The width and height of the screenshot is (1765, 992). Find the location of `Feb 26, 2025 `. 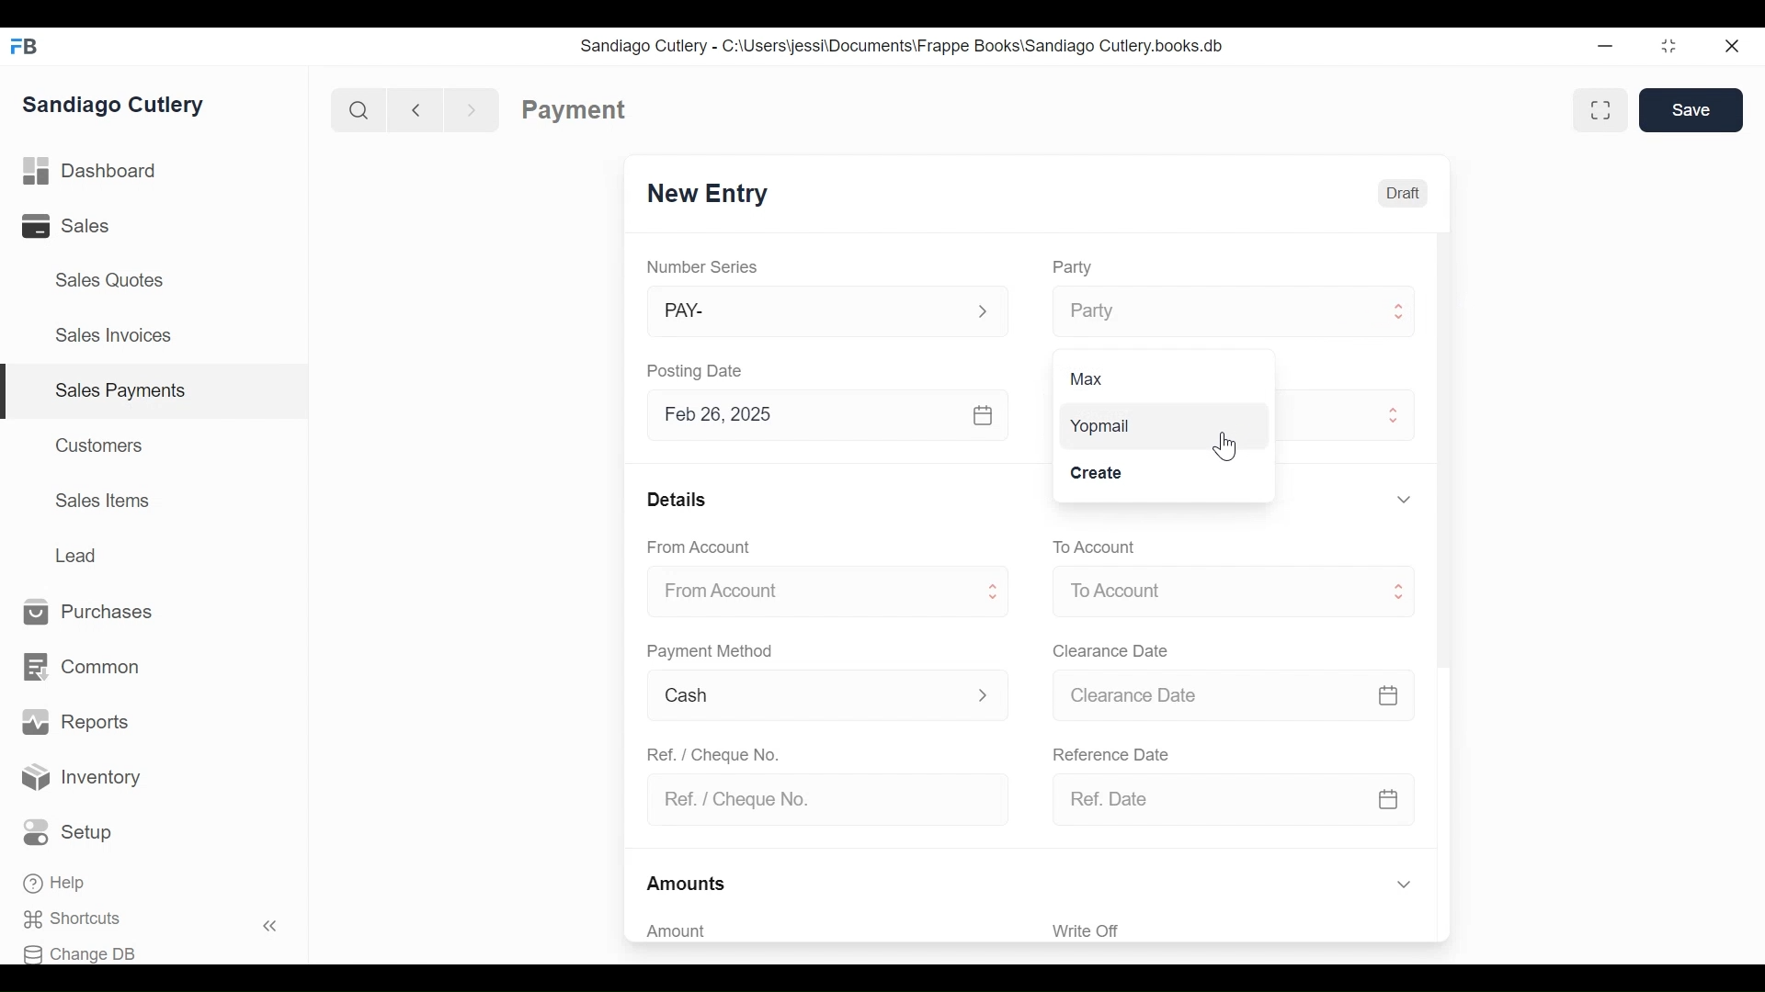

Feb 26, 2025  is located at coordinates (803, 415).